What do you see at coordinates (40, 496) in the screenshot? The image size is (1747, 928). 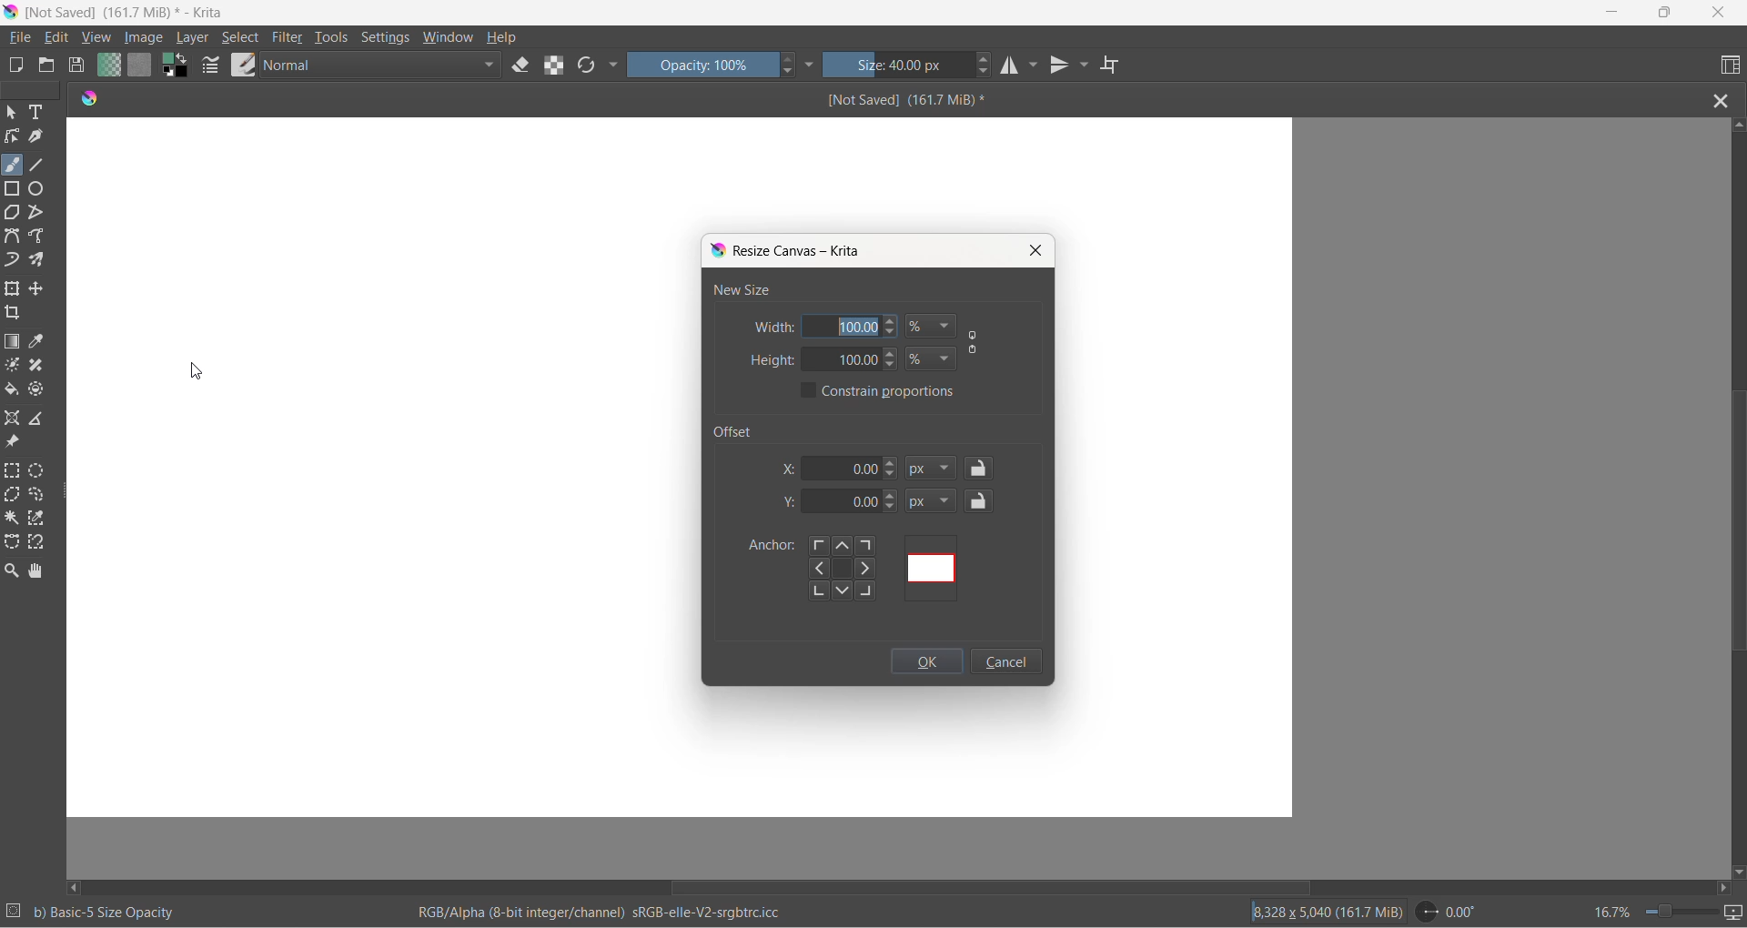 I see `freehand selection tool` at bounding box center [40, 496].